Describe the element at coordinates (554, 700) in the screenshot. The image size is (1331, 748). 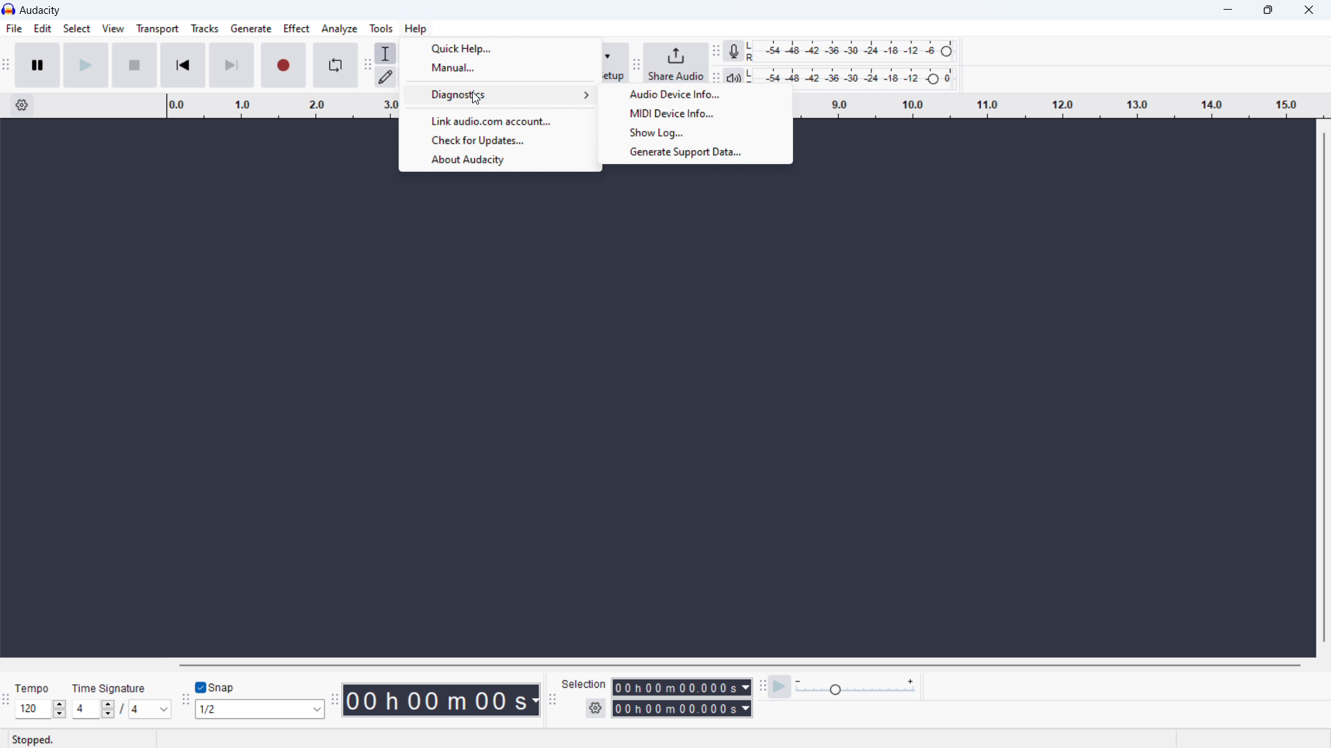
I see `selection toolbar` at that location.